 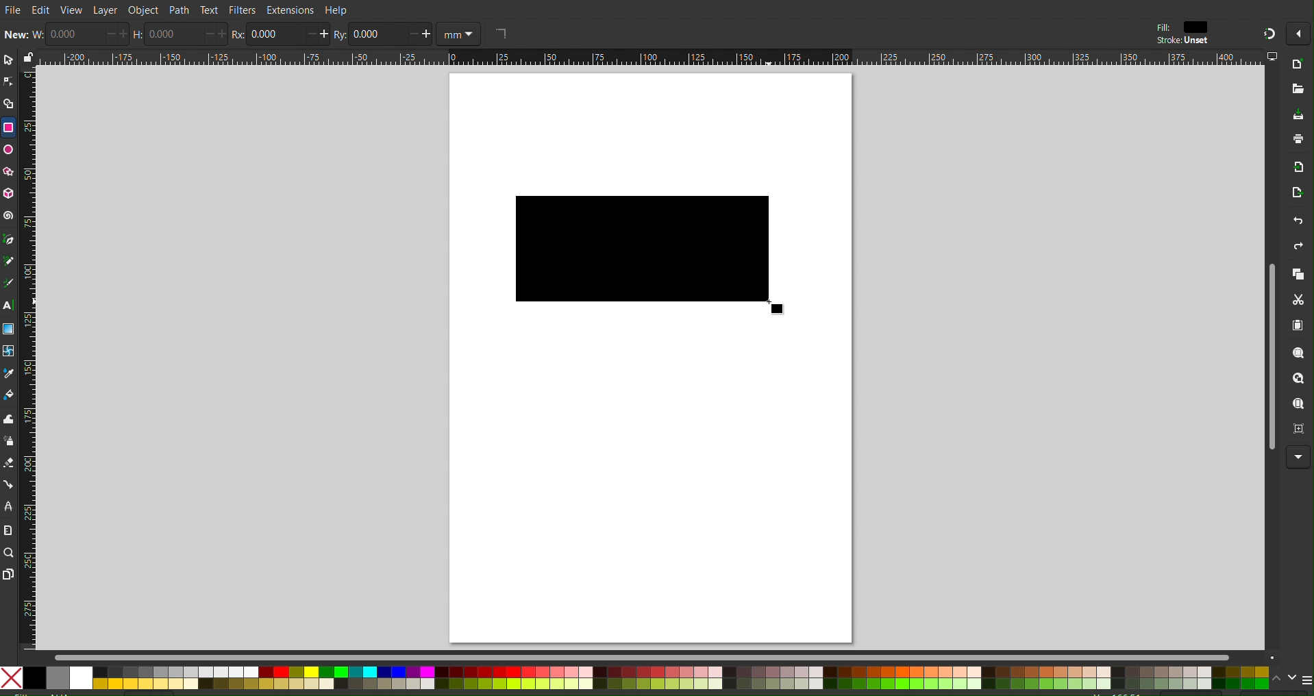 I want to click on View, so click(x=73, y=10).